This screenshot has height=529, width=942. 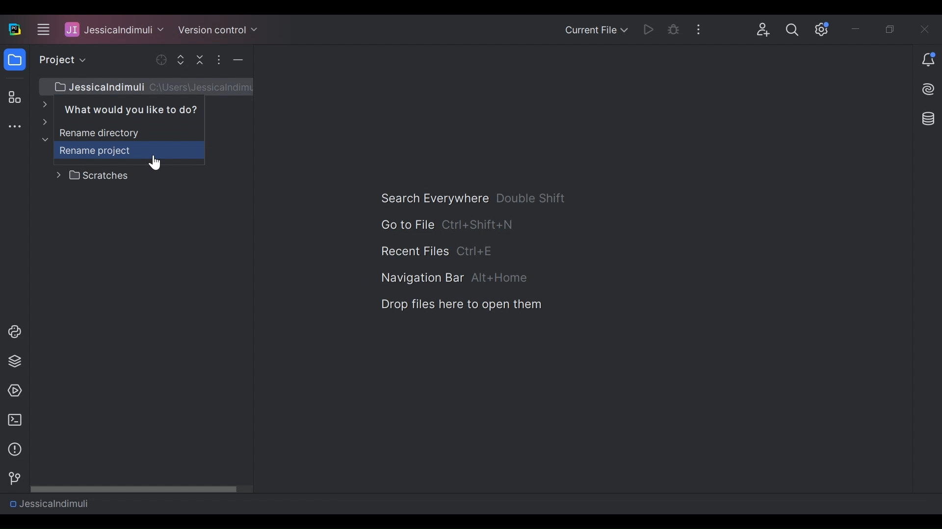 I want to click on Go To files, so click(x=406, y=224).